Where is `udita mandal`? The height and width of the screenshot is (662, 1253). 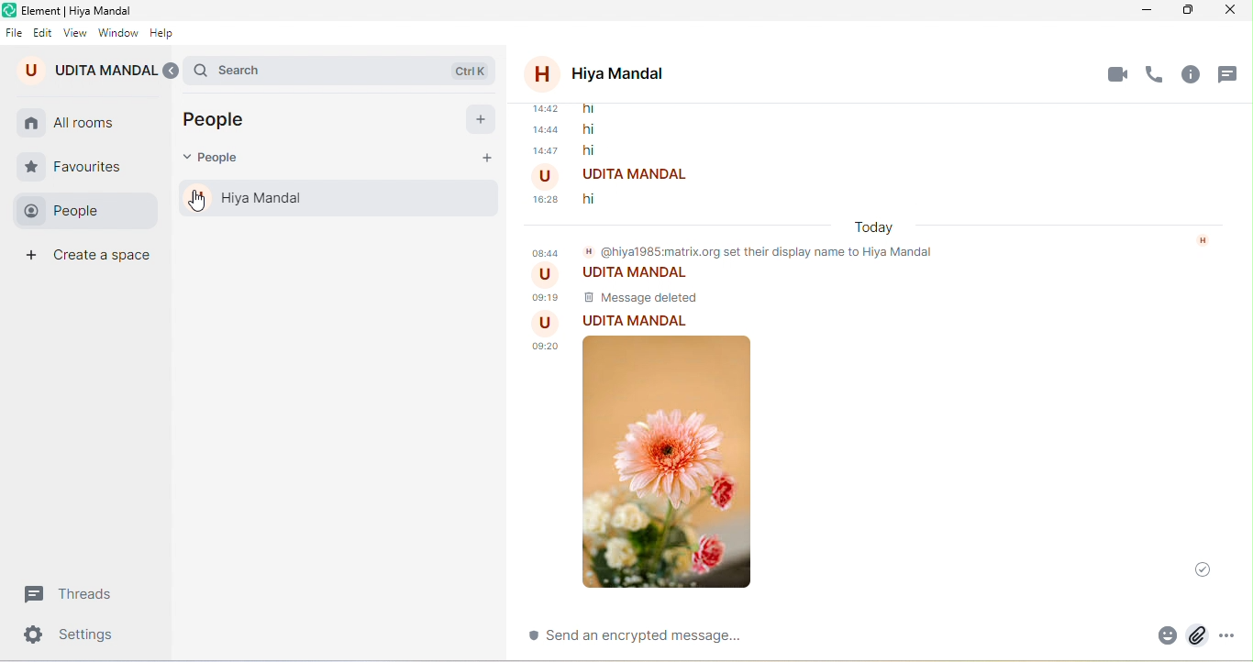
udita mandal is located at coordinates (88, 69).